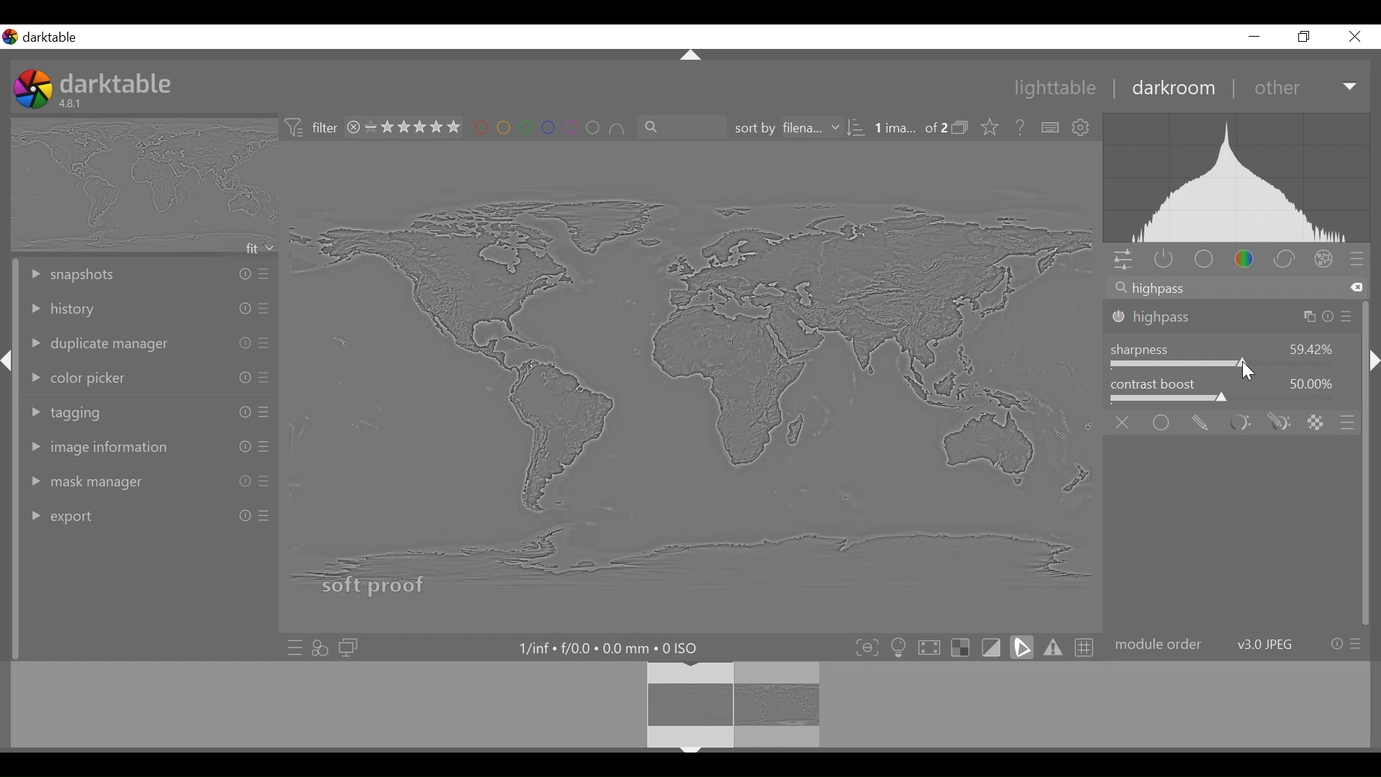 Image resolution: width=1381 pixels, height=777 pixels. Describe the element at coordinates (73, 103) in the screenshot. I see `4.8.1` at that location.